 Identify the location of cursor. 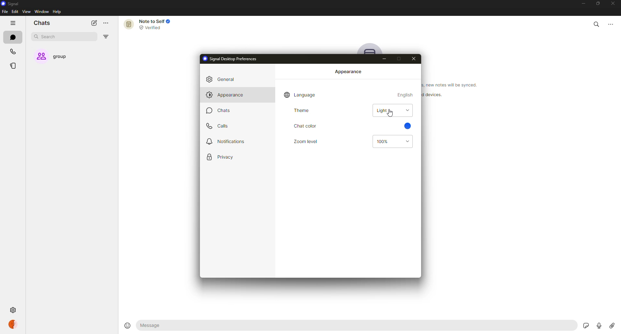
(389, 116).